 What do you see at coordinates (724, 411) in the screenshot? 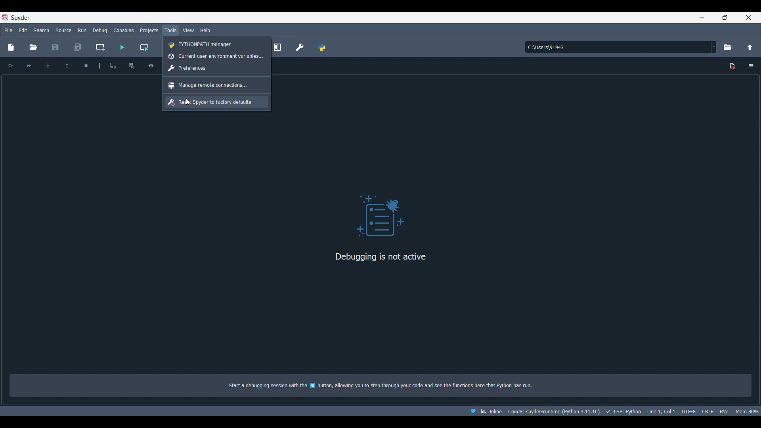
I see `RW` at bounding box center [724, 411].